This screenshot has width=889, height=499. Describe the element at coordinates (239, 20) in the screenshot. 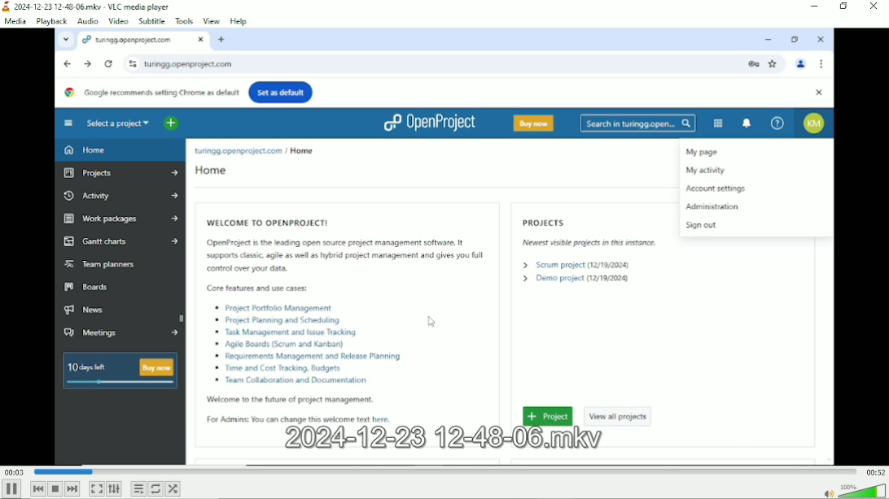

I see `Help` at that location.